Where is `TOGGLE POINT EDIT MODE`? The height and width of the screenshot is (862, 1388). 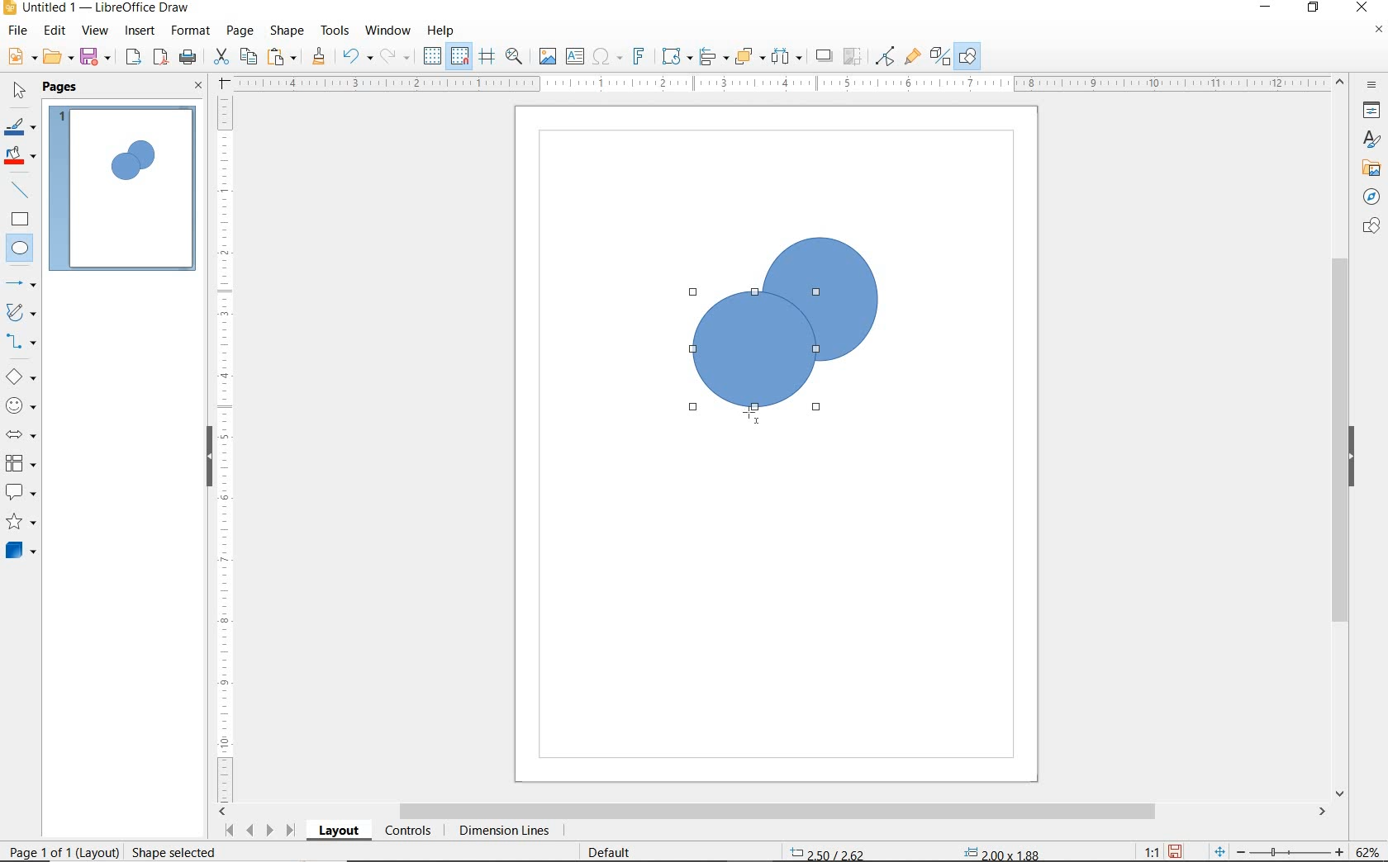
TOGGLE POINT EDIT MODE is located at coordinates (886, 56).